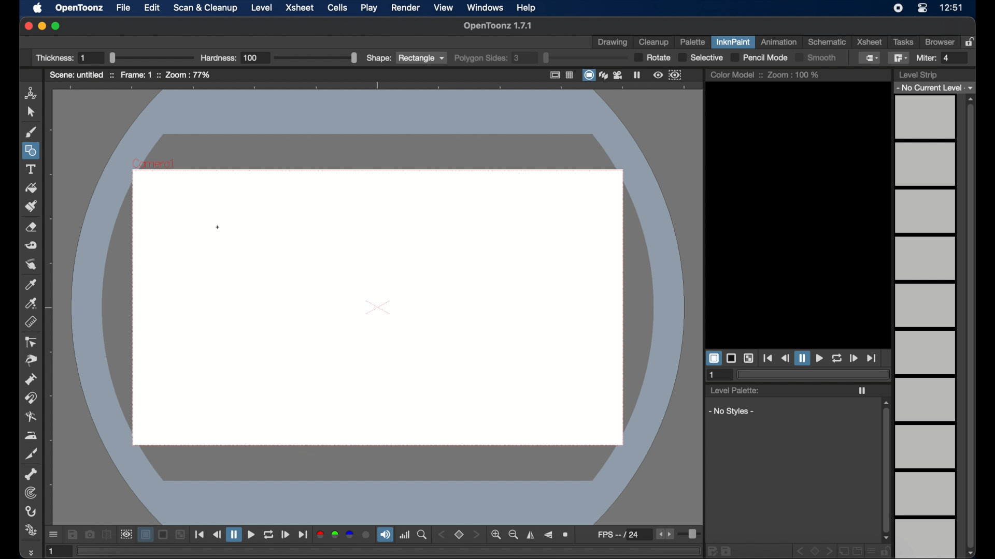 The width and height of the screenshot is (995, 559). Describe the element at coordinates (731, 358) in the screenshot. I see `black background` at that location.